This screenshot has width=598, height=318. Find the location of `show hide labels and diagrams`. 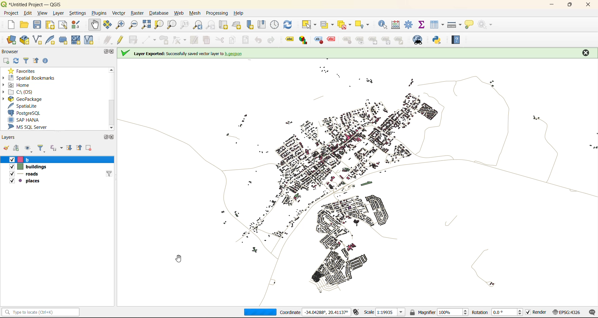

show hide labels and diagrams is located at coordinates (358, 40).